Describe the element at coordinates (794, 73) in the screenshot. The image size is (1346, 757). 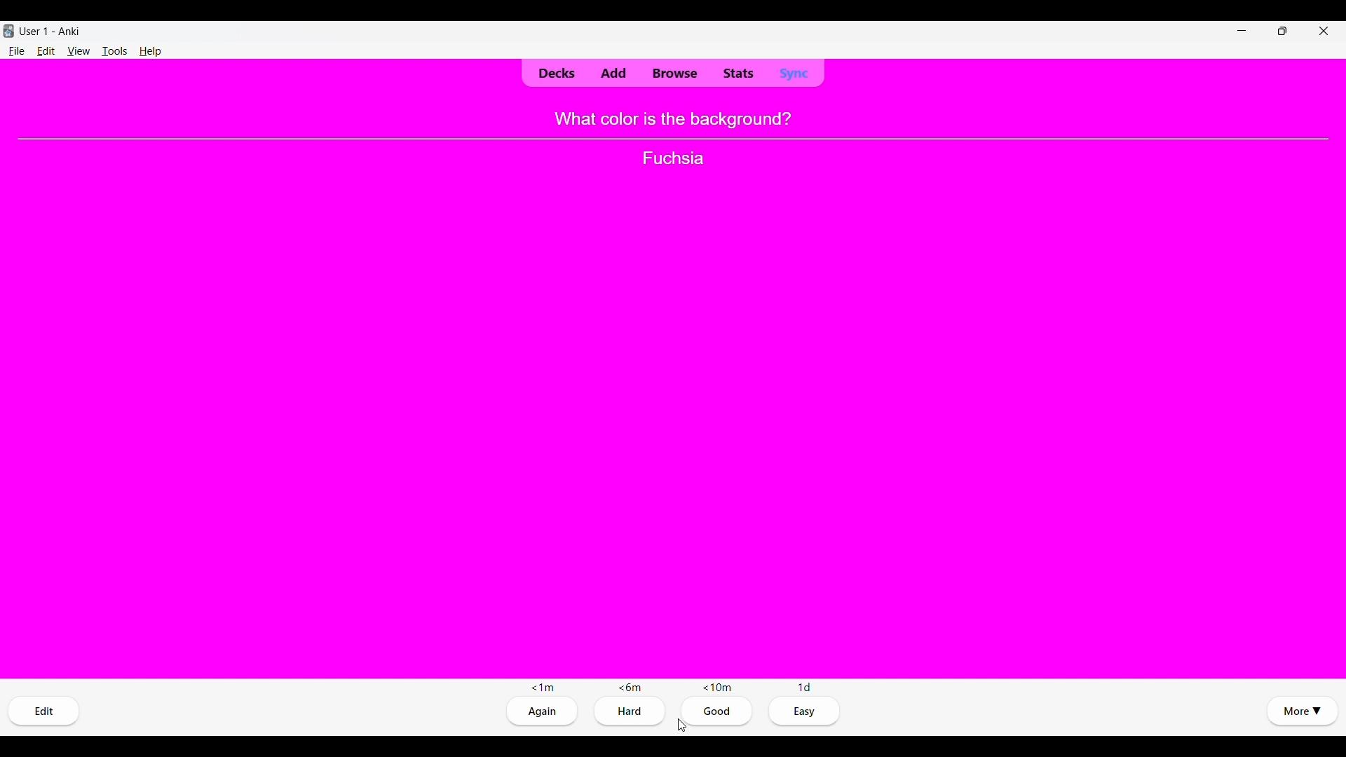
I see `Sync` at that location.